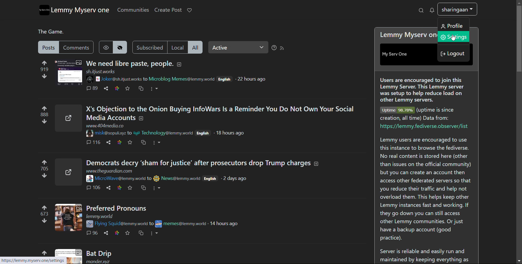  Describe the element at coordinates (282, 48) in the screenshot. I see `rss` at that location.